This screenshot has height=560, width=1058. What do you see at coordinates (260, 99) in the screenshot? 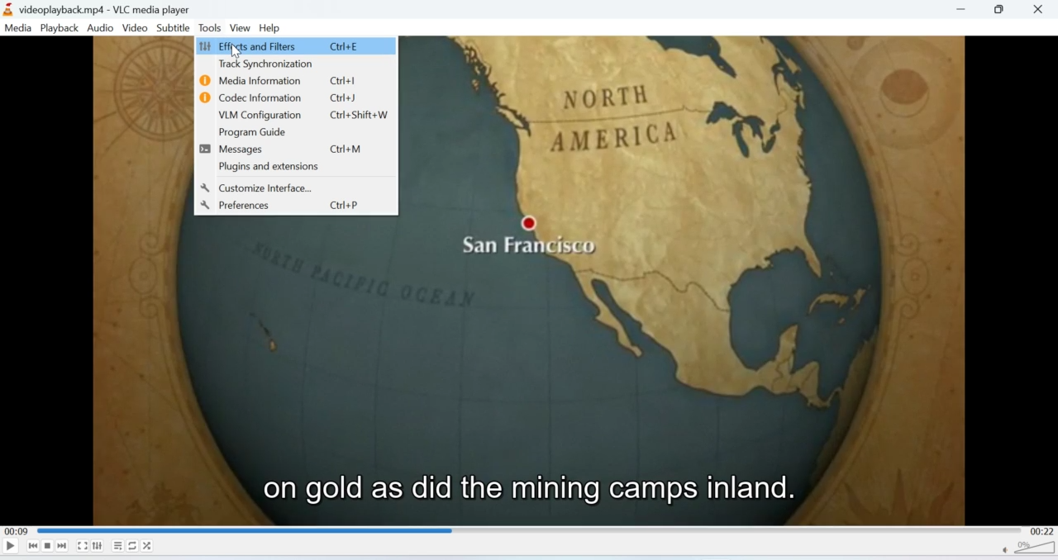
I see `Codec Information` at bounding box center [260, 99].